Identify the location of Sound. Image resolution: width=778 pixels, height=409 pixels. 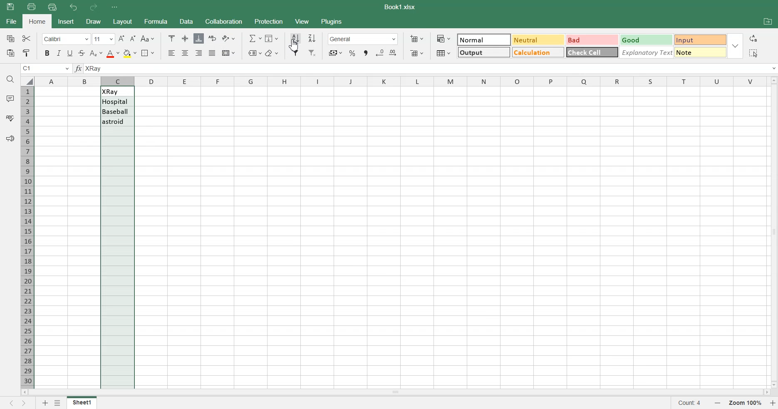
(10, 138).